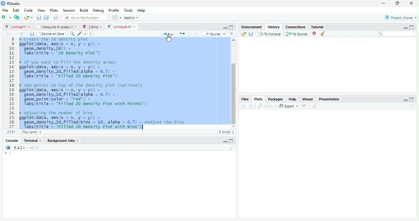 Image resolution: width=419 pixels, height=221 pixels. Describe the element at coordinates (69, 10) in the screenshot. I see `Session` at that location.